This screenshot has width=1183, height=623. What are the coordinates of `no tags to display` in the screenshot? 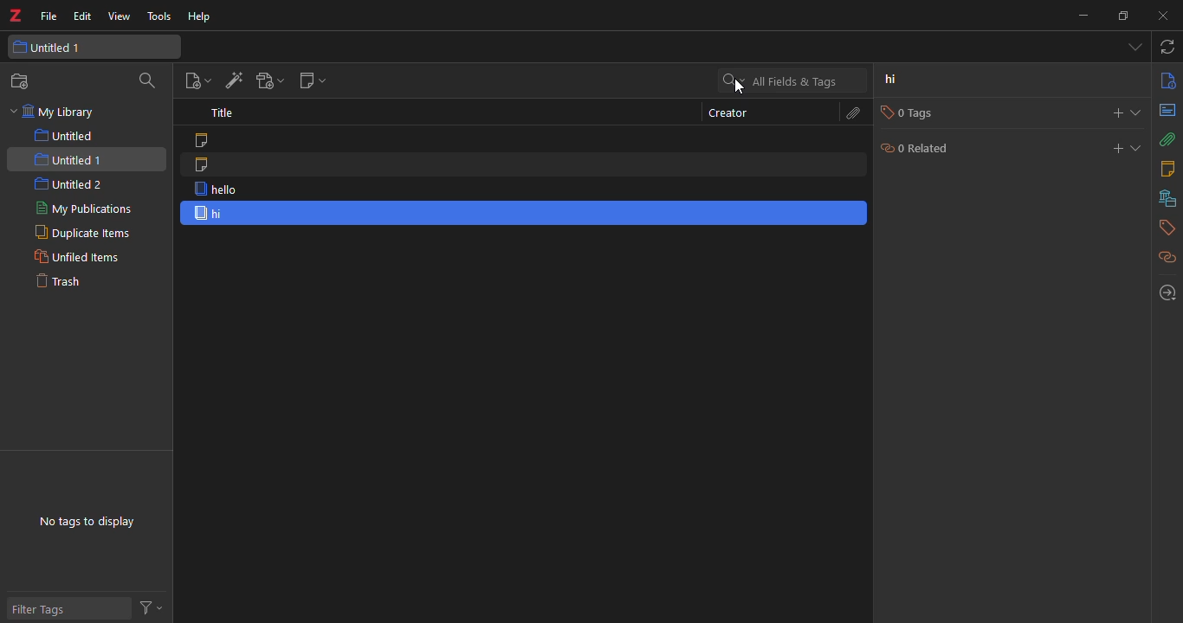 It's located at (87, 523).